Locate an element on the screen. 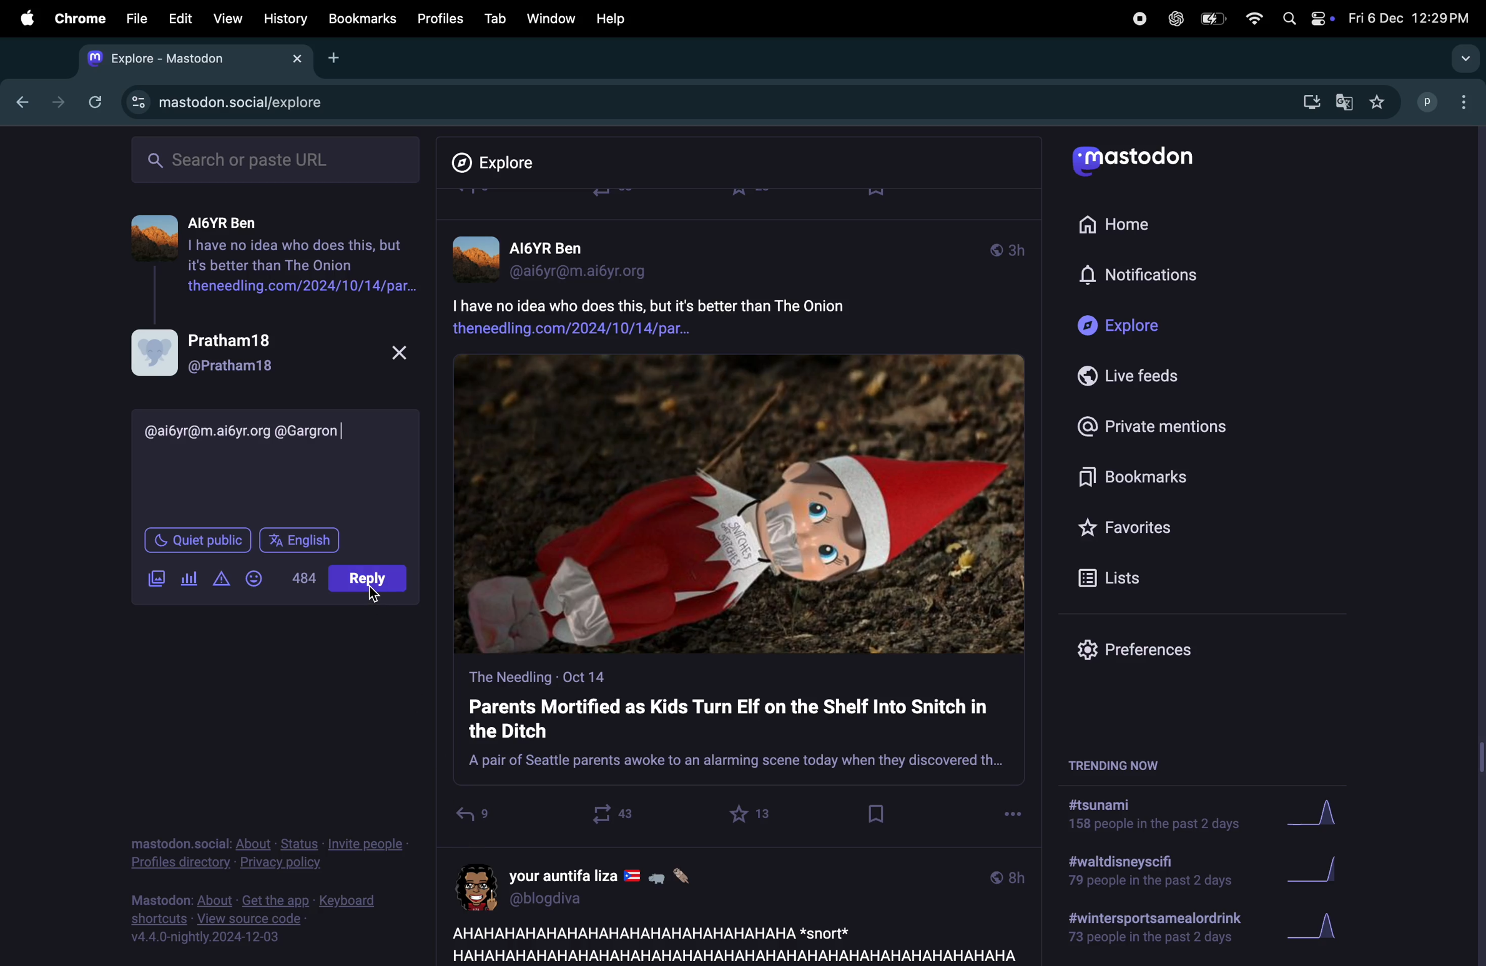  privacy policy is located at coordinates (268, 856).